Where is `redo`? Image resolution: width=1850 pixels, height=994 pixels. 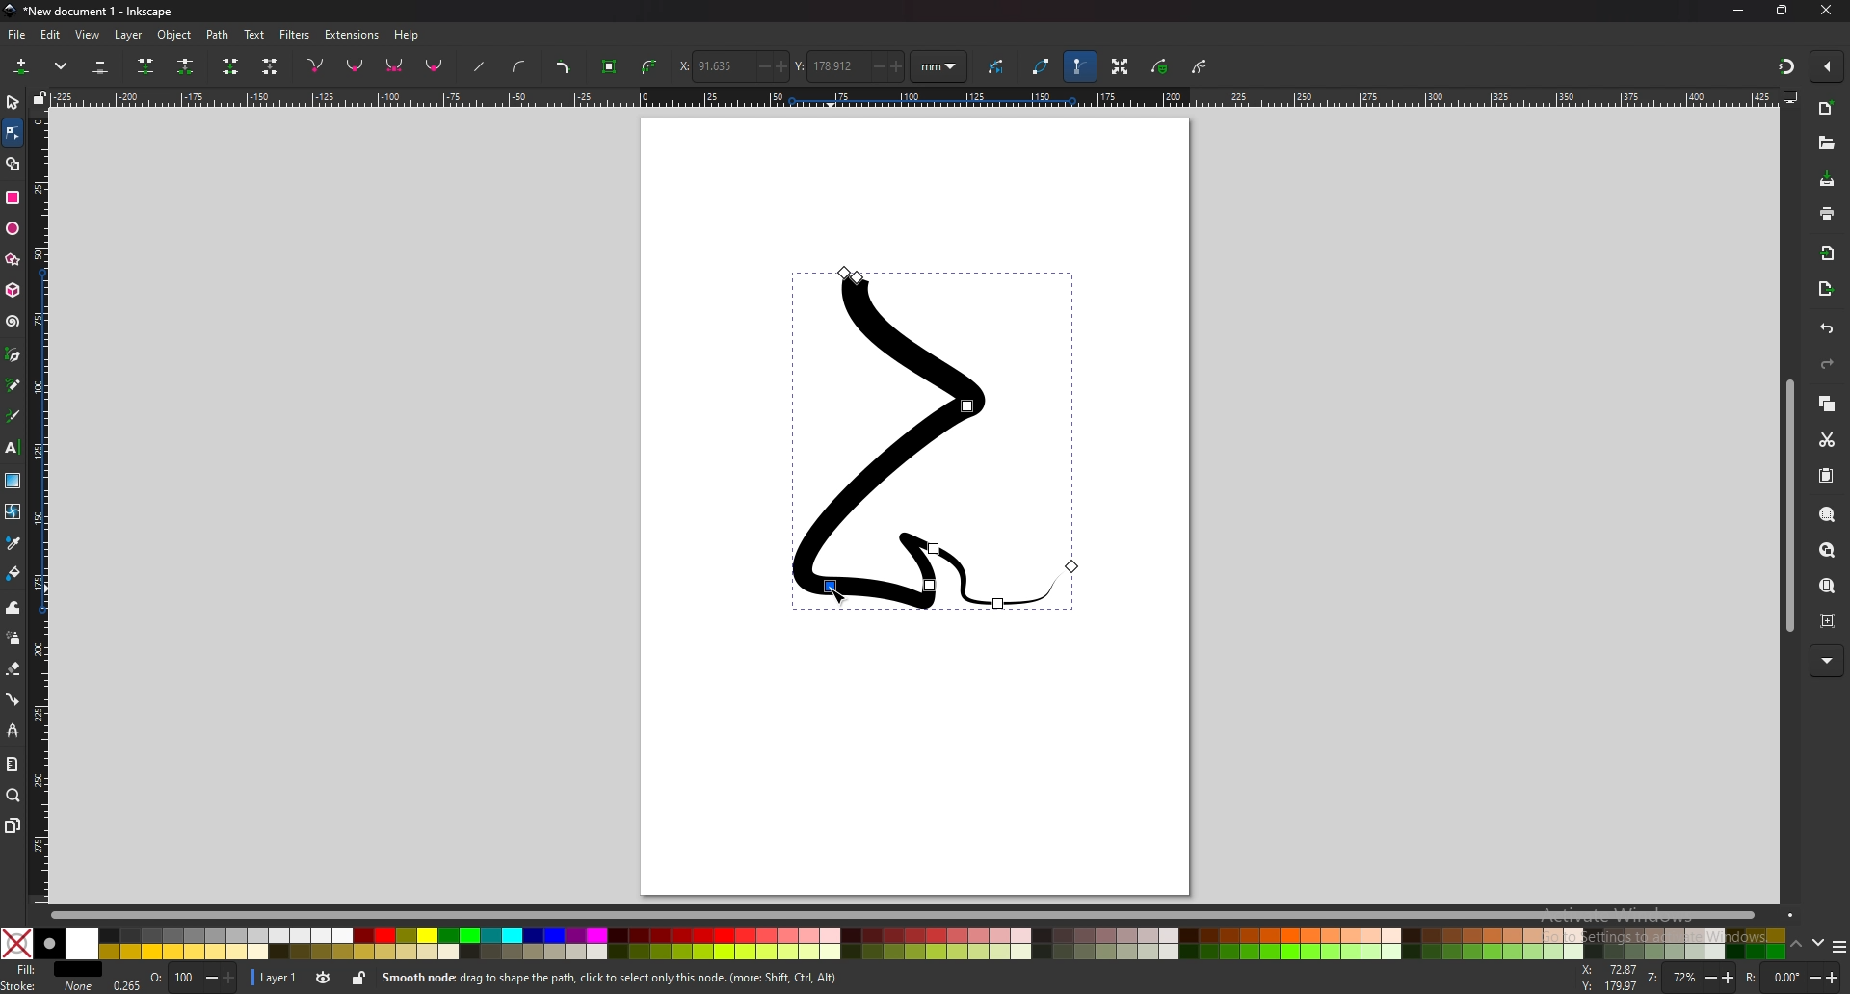
redo is located at coordinates (1827, 364).